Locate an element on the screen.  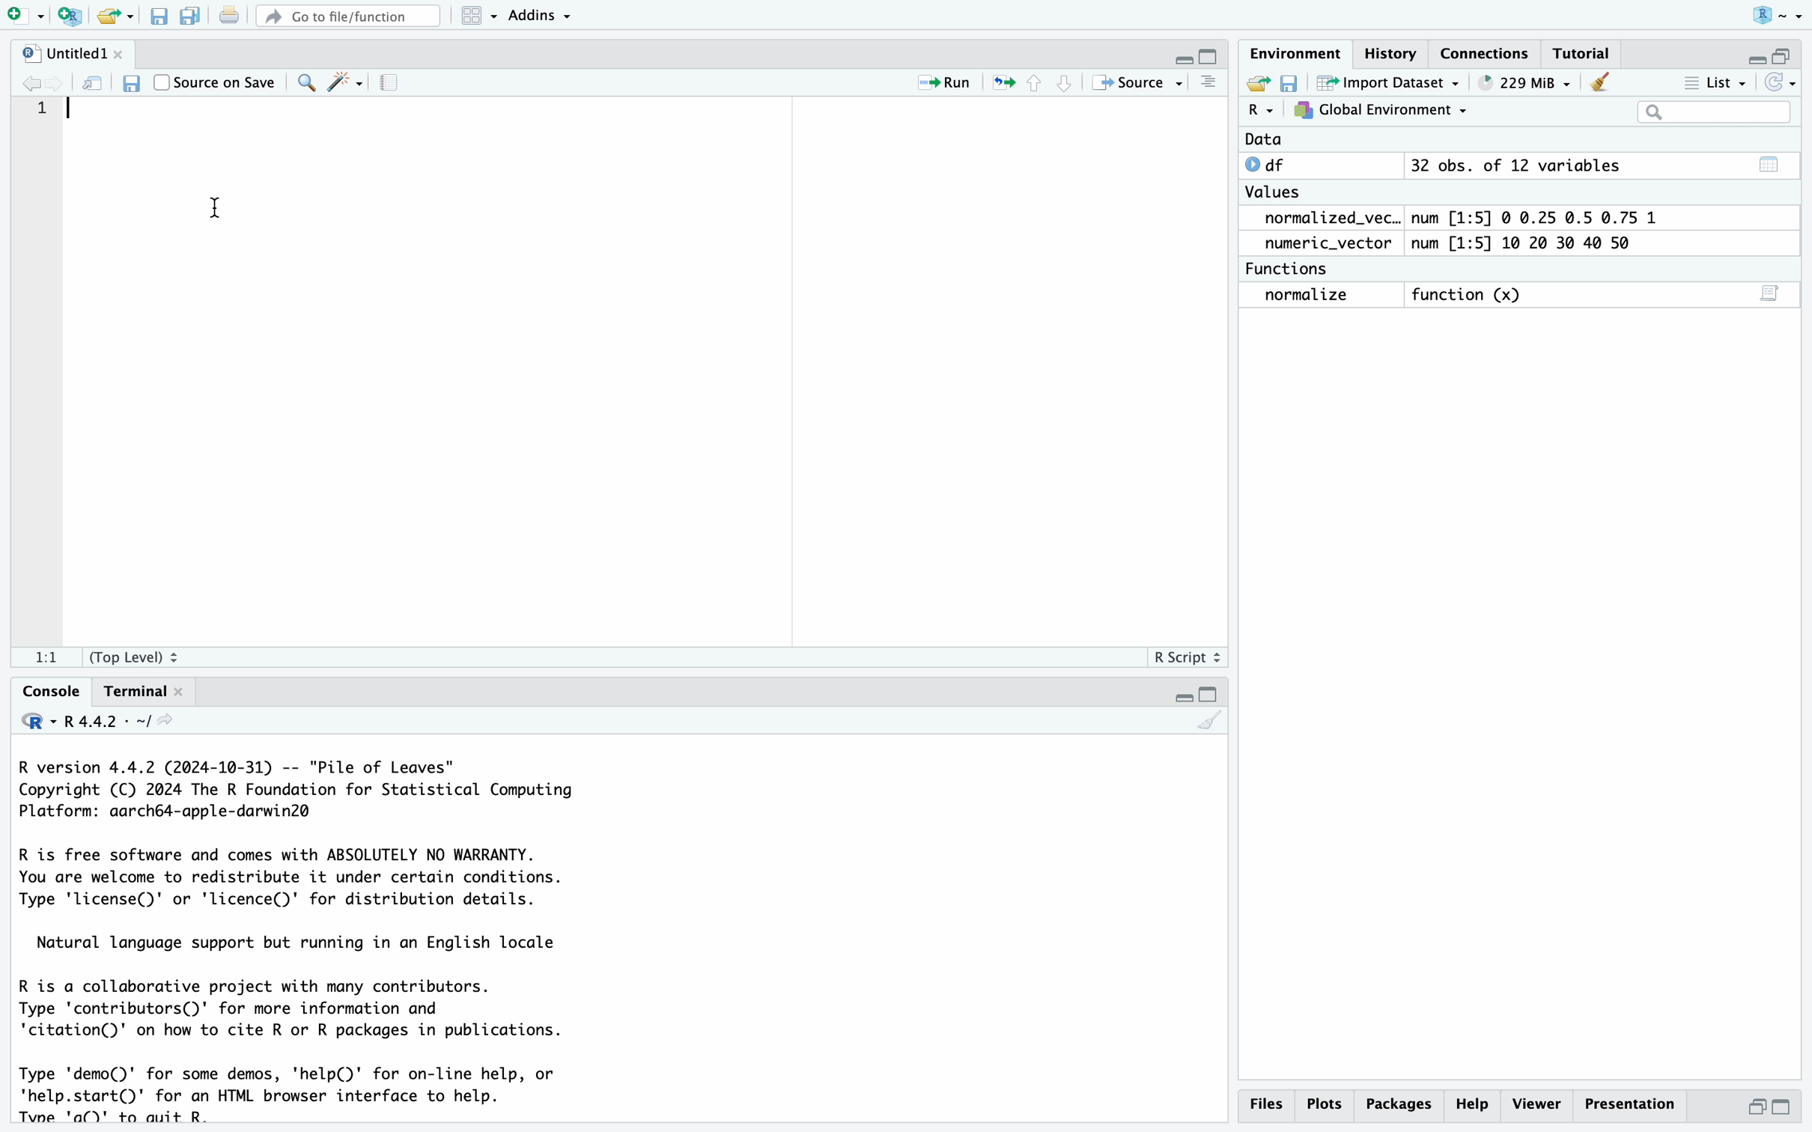
save all is located at coordinates (192, 18).